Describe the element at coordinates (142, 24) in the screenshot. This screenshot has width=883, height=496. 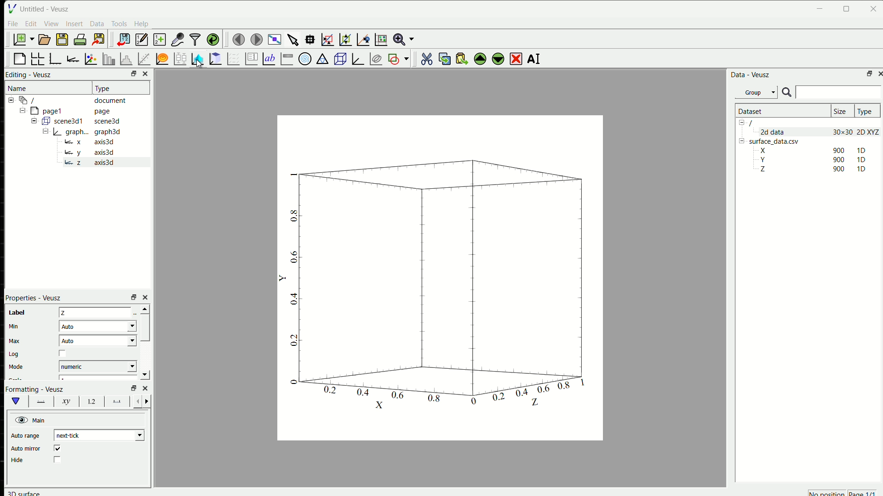
I see `Help` at that location.